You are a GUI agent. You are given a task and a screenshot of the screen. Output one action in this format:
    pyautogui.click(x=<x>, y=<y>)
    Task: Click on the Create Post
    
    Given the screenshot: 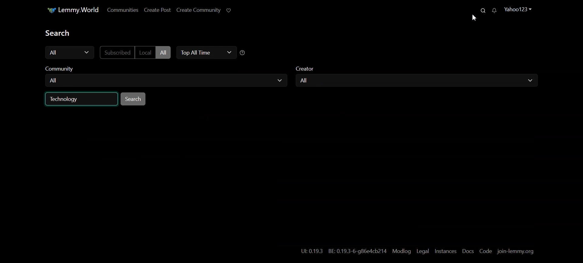 What is the action you would take?
    pyautogui.click(x=158, y=10)
    